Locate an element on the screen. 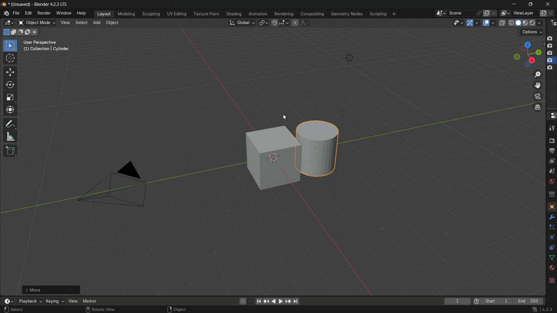  D: 0.1058 m (0.1058 m) along global Y is located at coordinates (41, 32).